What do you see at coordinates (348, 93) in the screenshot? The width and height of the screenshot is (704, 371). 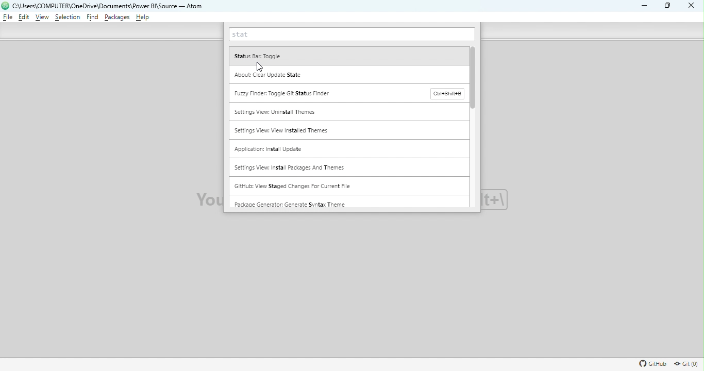 I see `Fuzzy Finder: Toggle Git Status finder` at bounding box center [348, 93].